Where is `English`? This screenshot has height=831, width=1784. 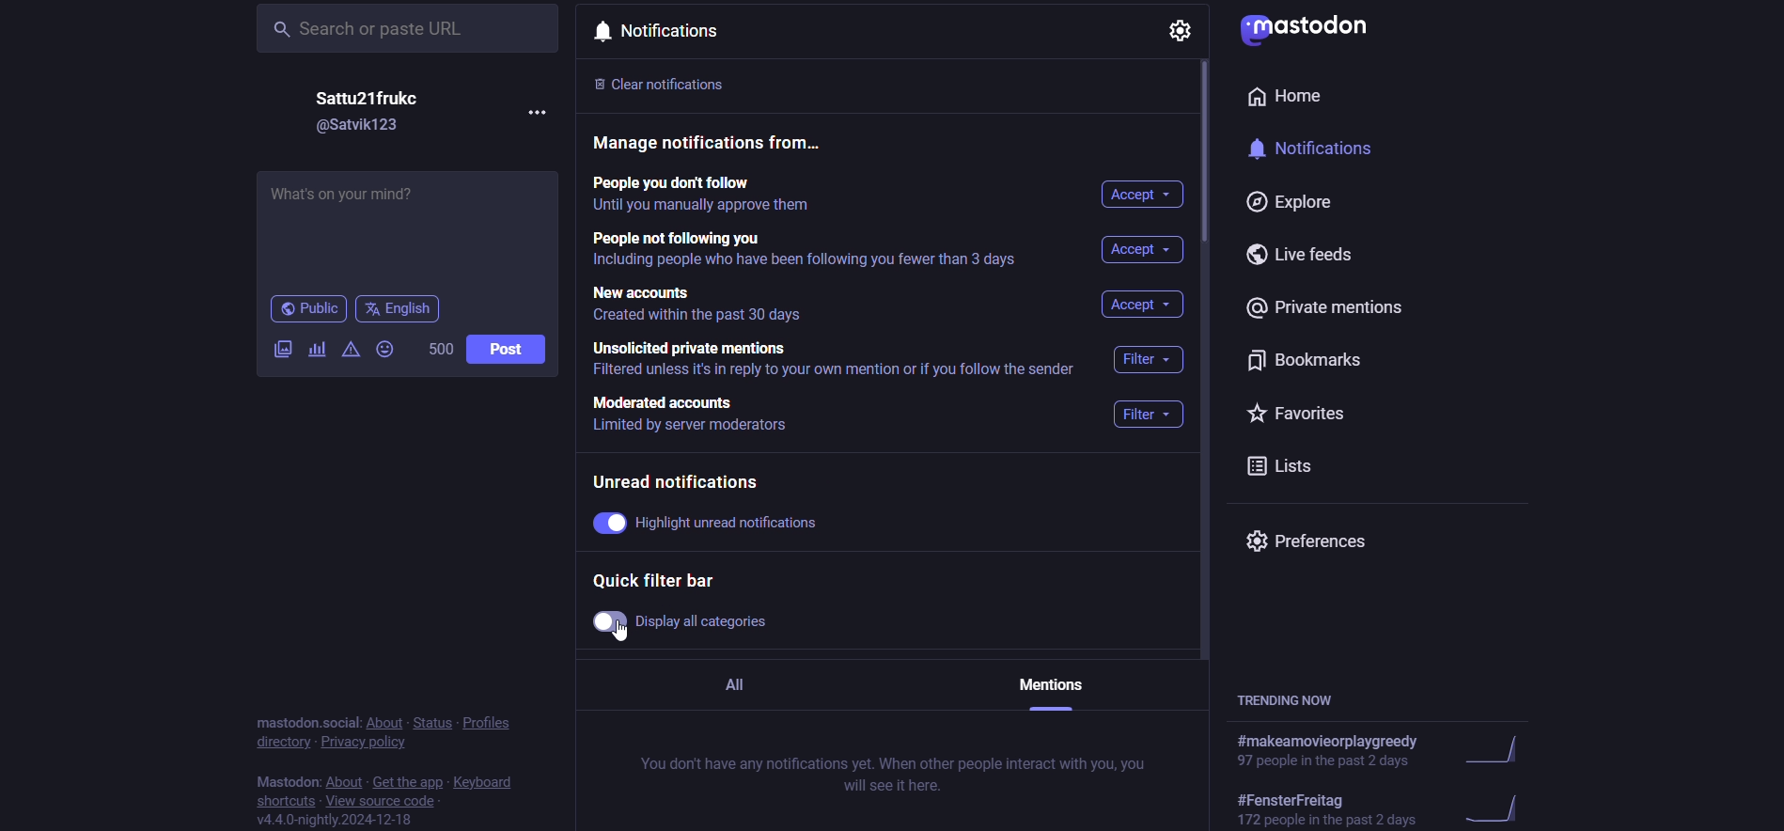
English is located at coordinates (398, 310).